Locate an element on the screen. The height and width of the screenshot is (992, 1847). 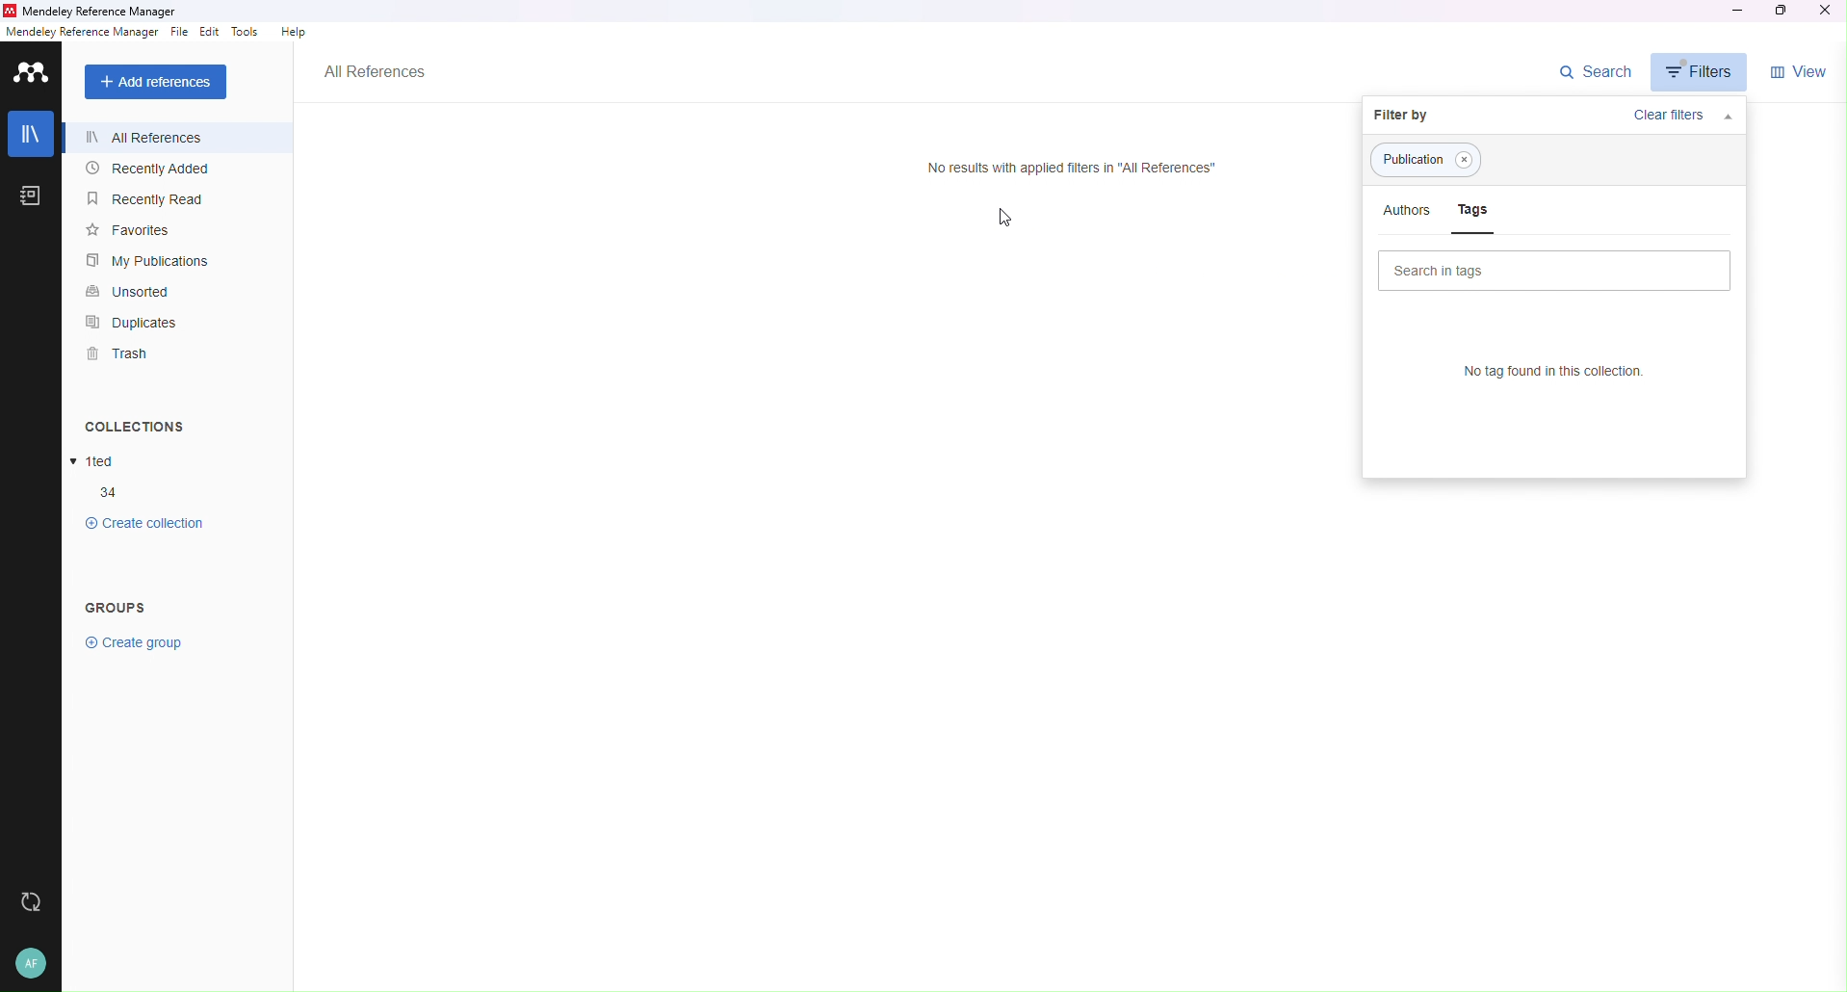
collections is located at coordinates (148, 524).